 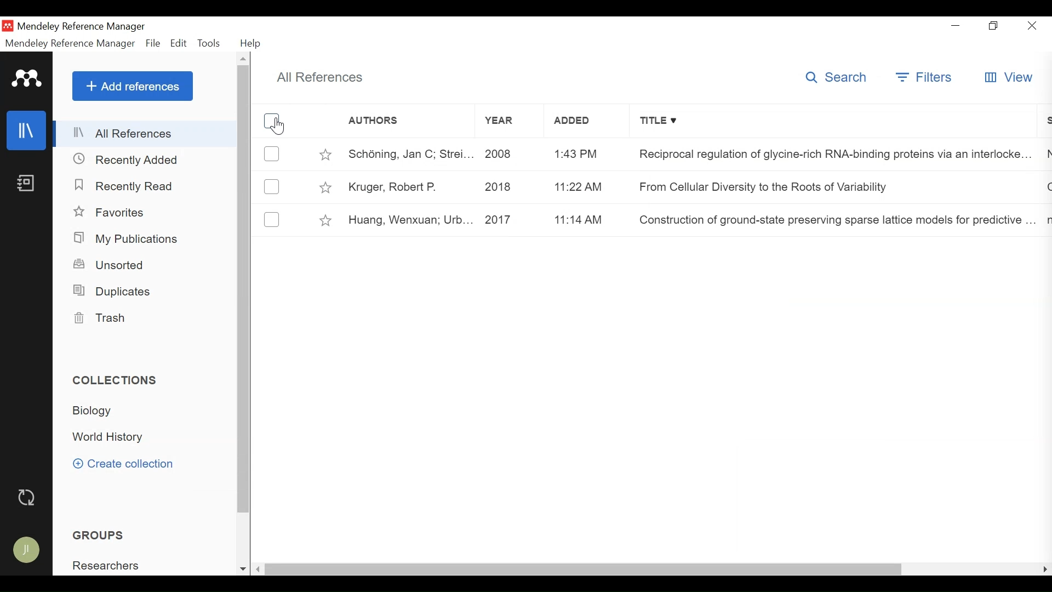 I want to click on Collection, so click(x=111, y=438).